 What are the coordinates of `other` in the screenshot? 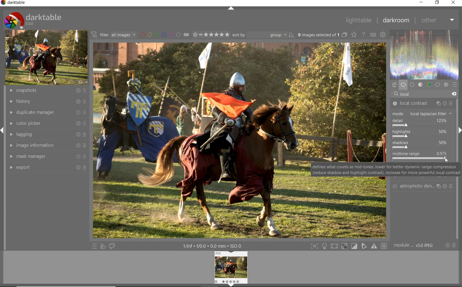 It's located at (438, 21).